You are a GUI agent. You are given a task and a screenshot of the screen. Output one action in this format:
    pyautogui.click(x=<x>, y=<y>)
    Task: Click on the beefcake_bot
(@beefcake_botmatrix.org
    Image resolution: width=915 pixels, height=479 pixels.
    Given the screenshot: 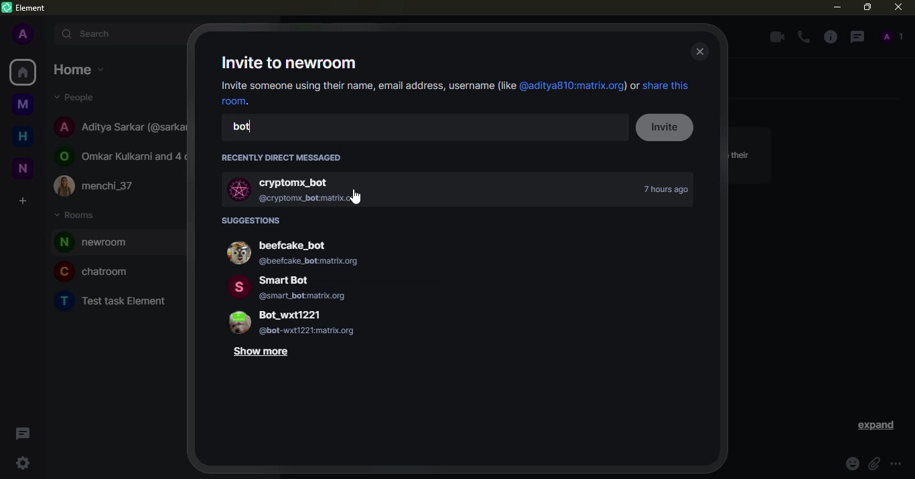 What is the action you would take?
    pyautogui.click(x=295, y=253)
    